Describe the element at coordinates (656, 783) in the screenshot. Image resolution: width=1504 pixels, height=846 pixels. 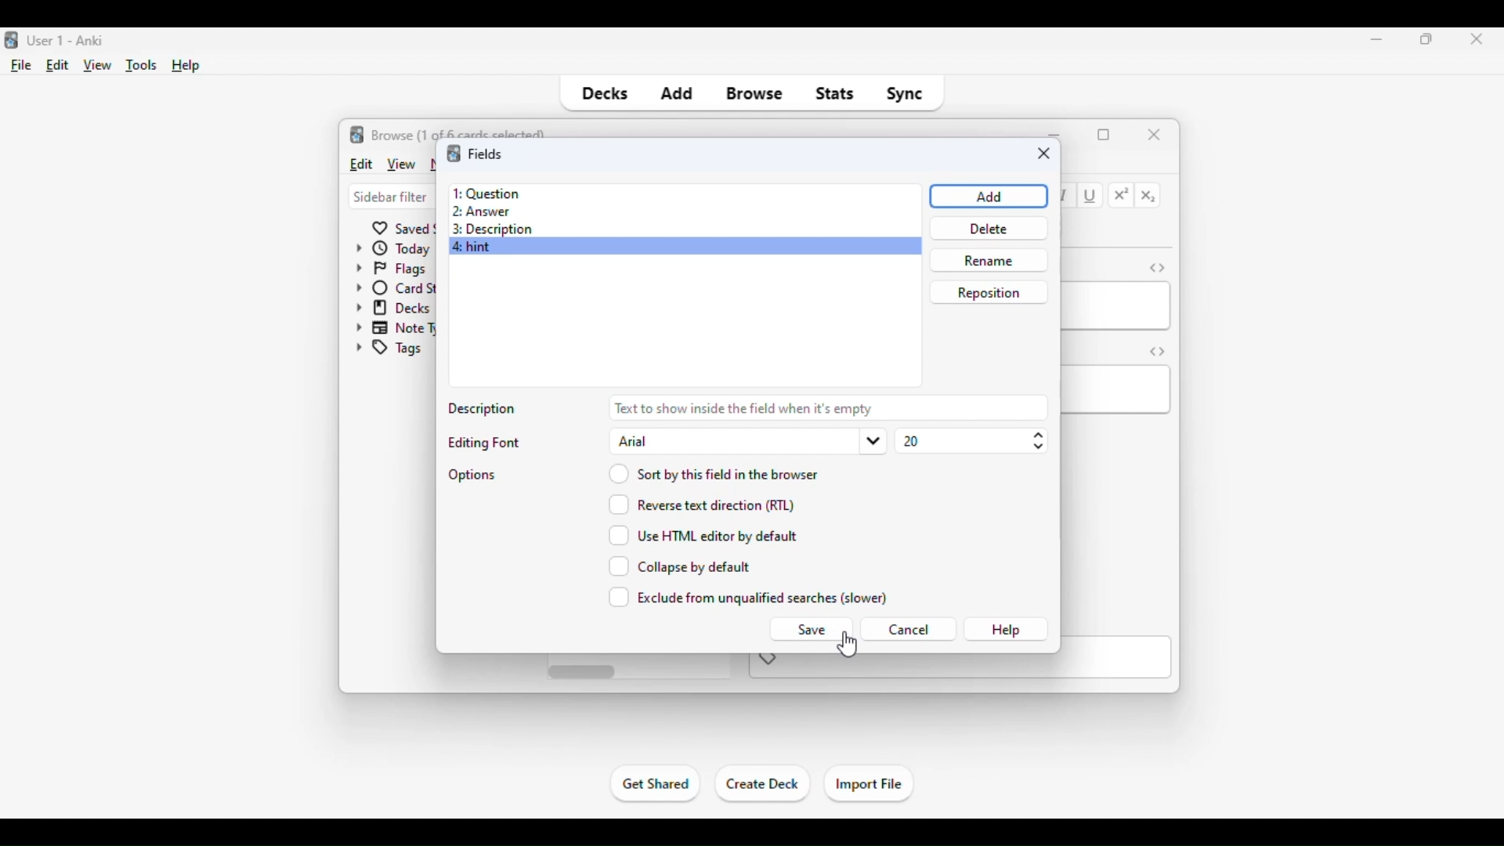
I see `get shared` at that location.